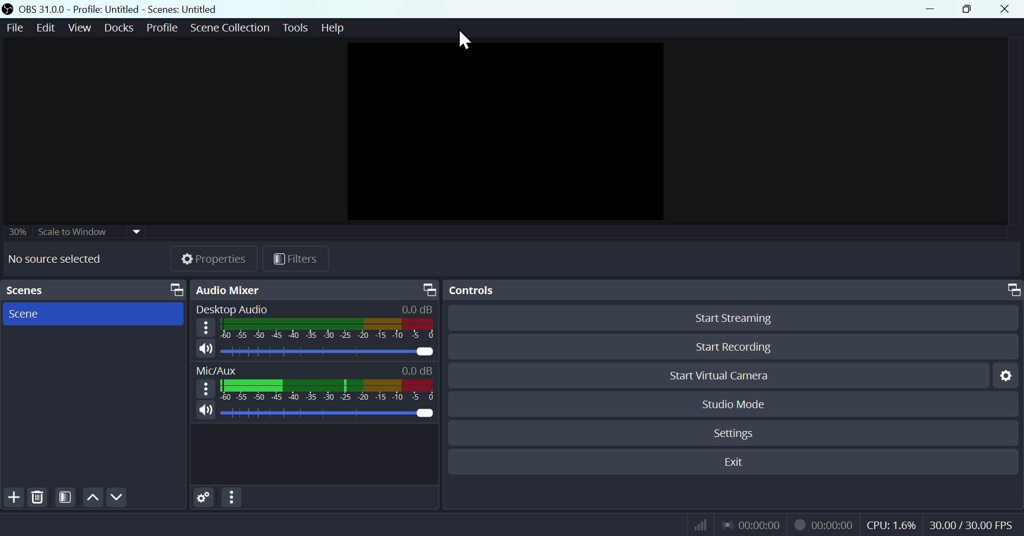 This screenshot has height=536, width=1024. What do you see at coordinates (971, 10) in the screenshot?
I see `Maximise` at bounding box center [971, 10].